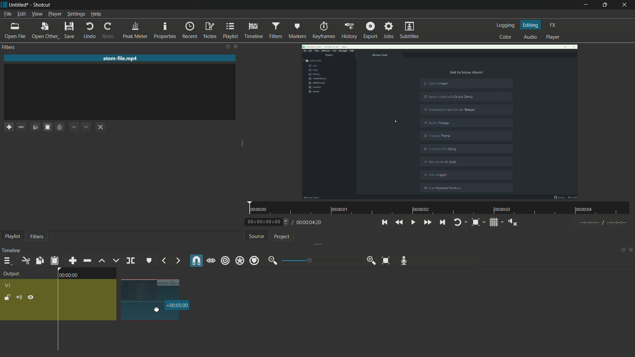  I want to click on timeline, so click(253, 30).